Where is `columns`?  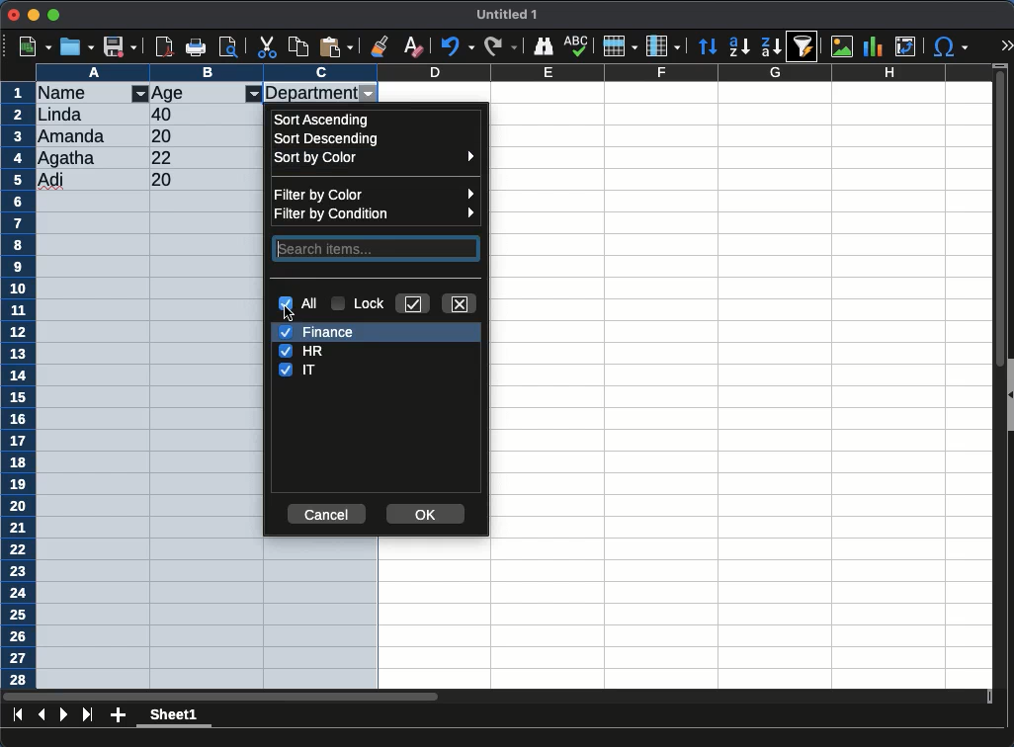
columns is located at coordinates (663, 44).